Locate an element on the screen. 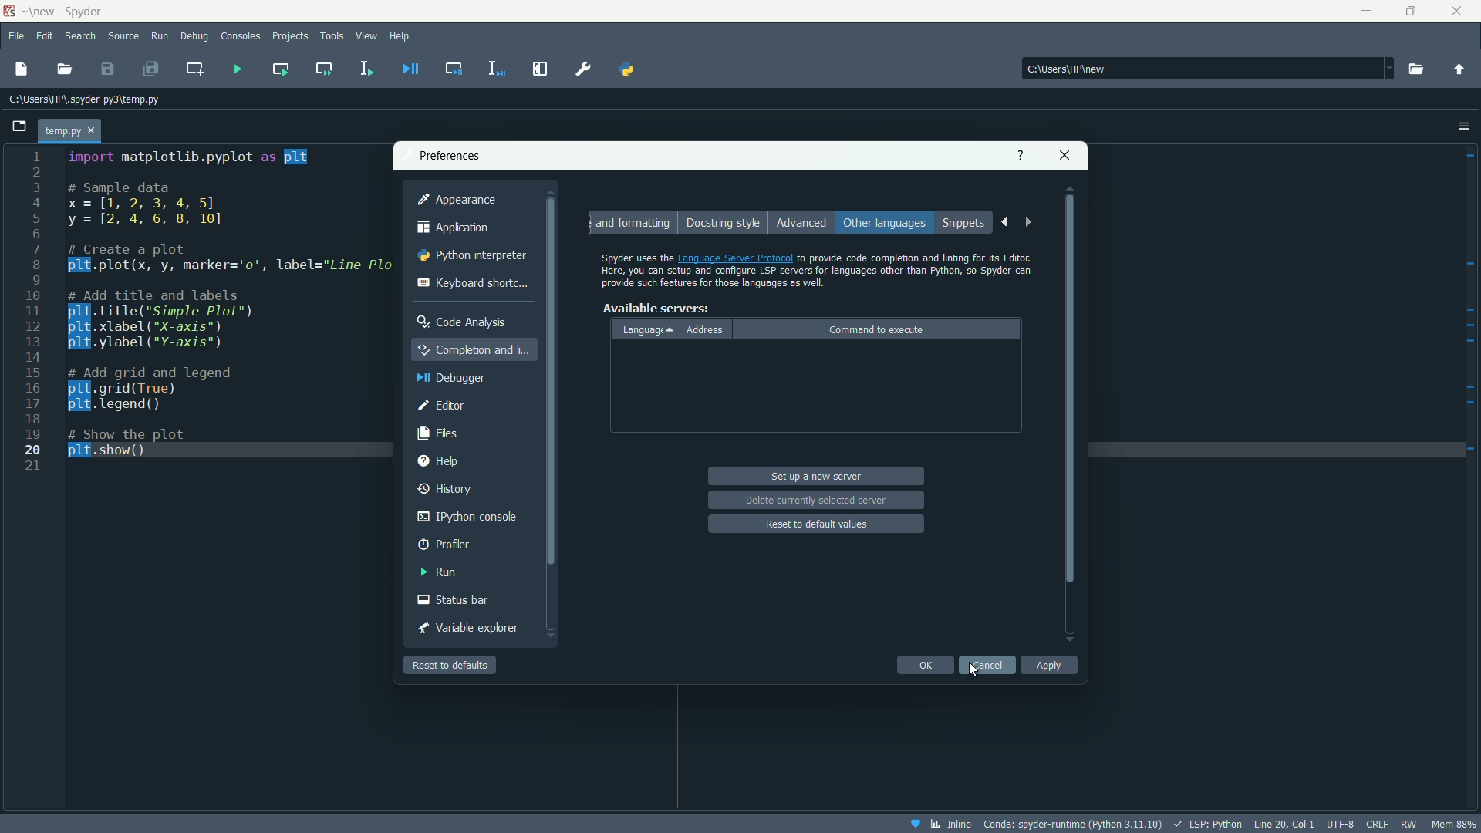  add cell to current line is located at coordinates (194, 68).